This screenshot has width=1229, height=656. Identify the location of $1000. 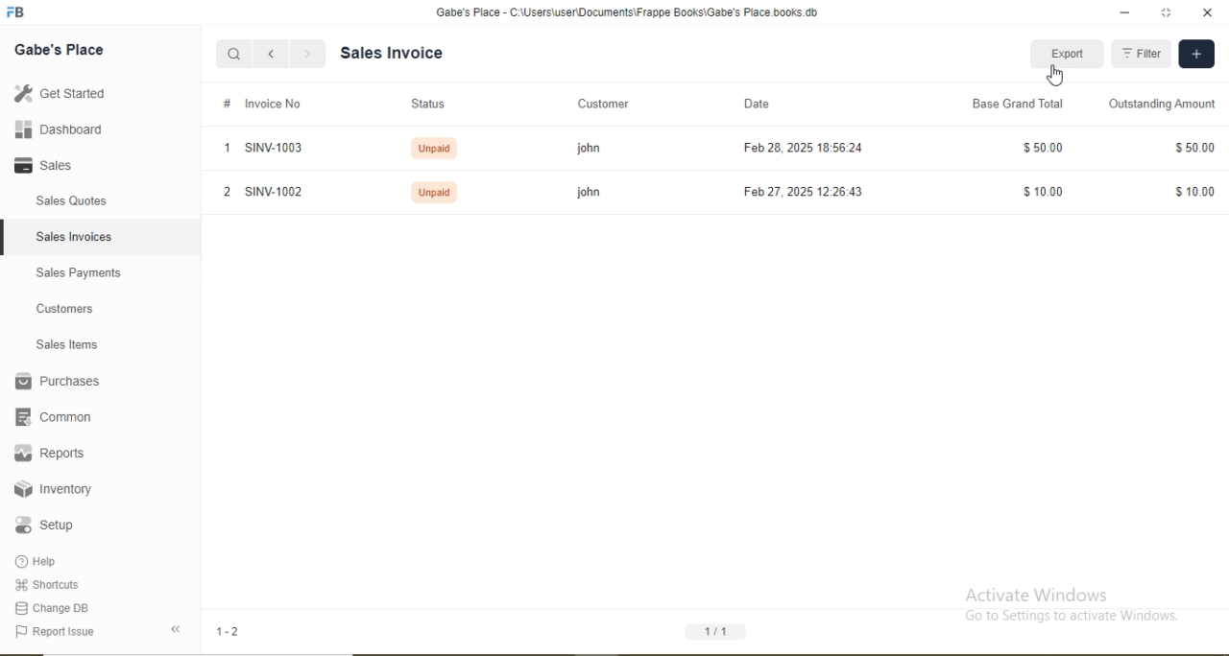
(1196, 192).